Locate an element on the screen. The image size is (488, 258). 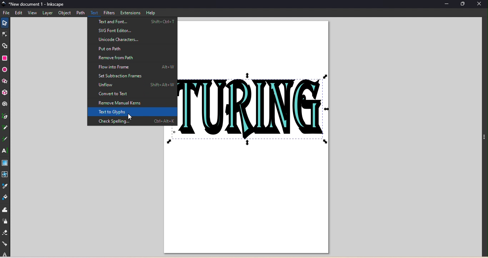
Selector tool is located at coordinates (4, 22).